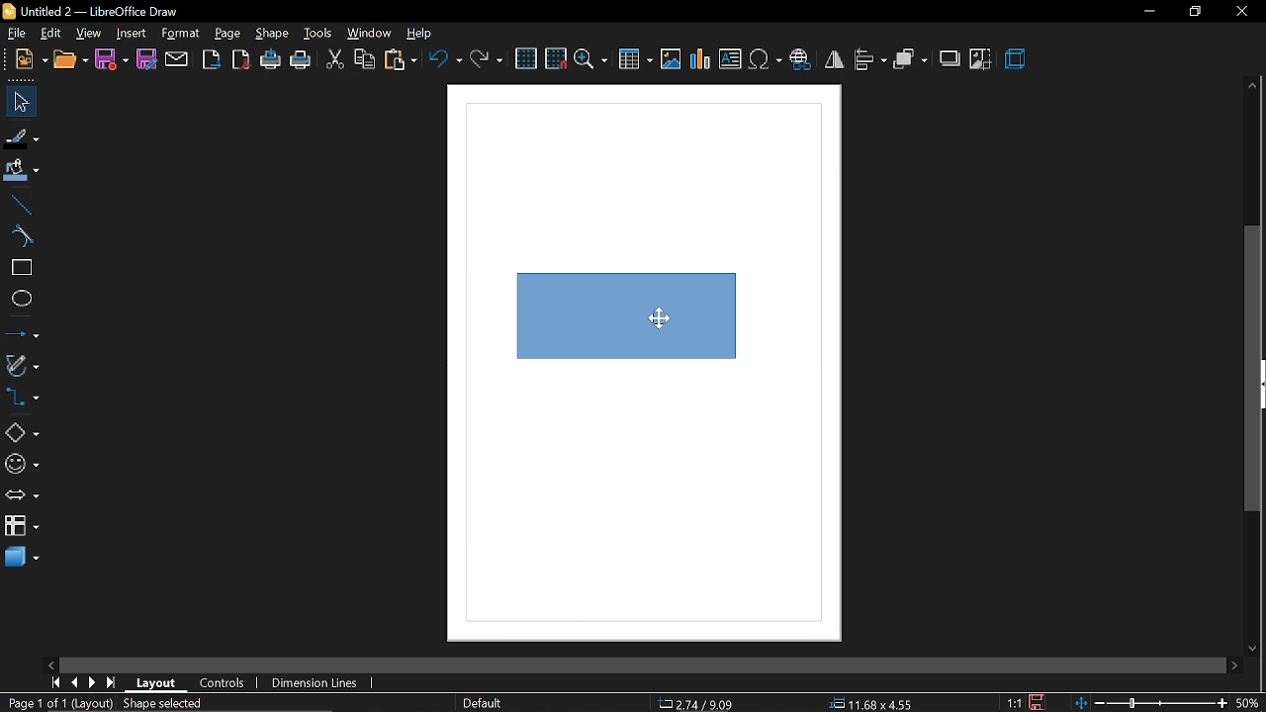  What do you see at coordinates (25, 58) in the screenshot?
I see `new` at bounding box center [25, 58].